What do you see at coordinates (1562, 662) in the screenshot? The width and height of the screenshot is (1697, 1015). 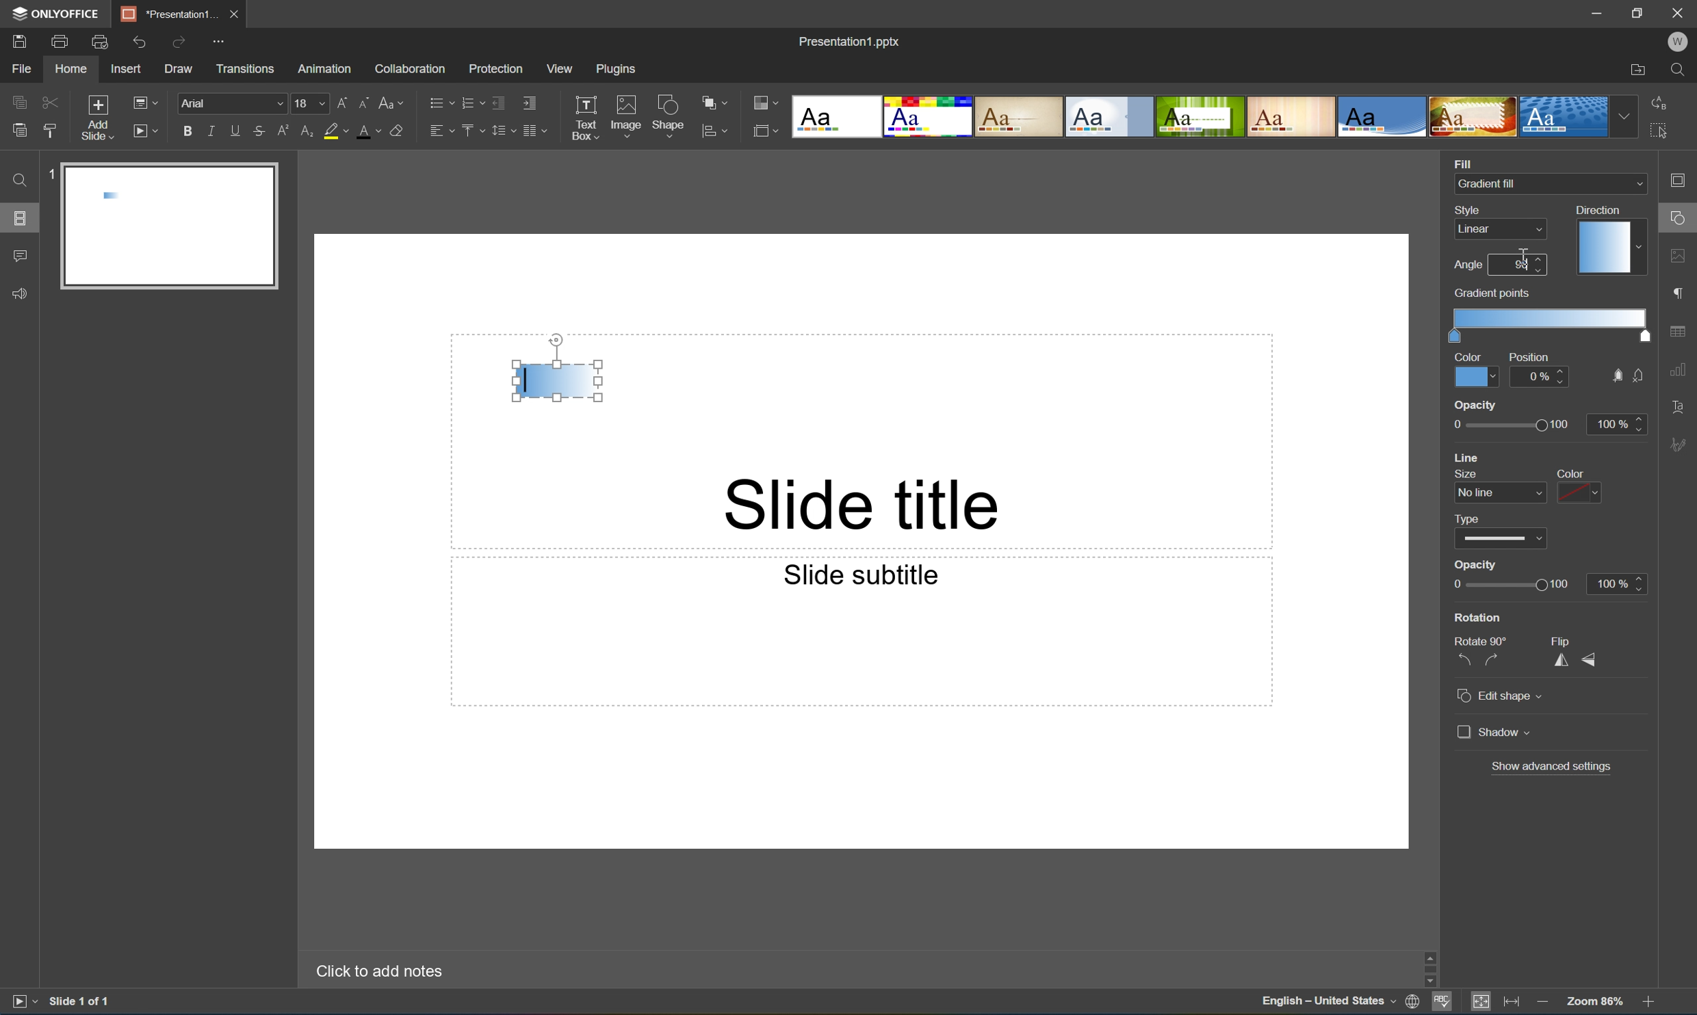 I see `Flip horizontally` at bounding box center [1562, 662].